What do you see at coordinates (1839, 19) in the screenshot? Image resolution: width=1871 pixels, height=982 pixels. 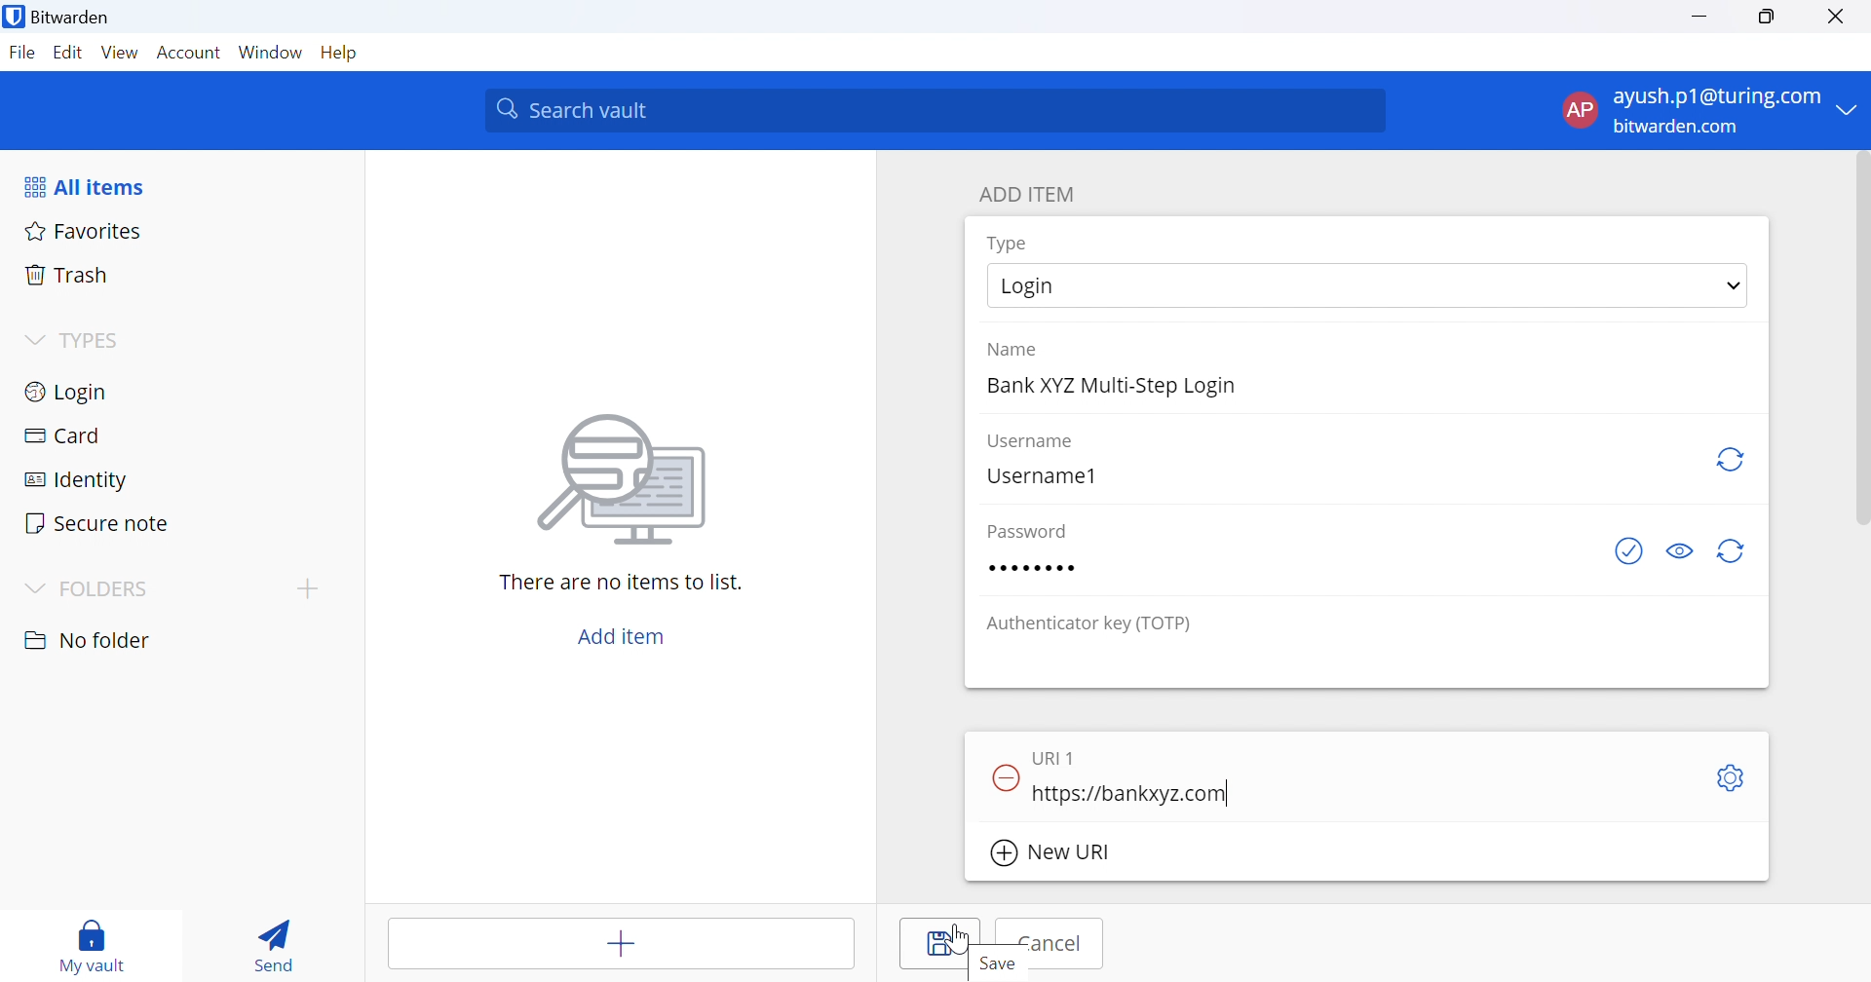 I see `Close` at bounding box center [1839, 19].